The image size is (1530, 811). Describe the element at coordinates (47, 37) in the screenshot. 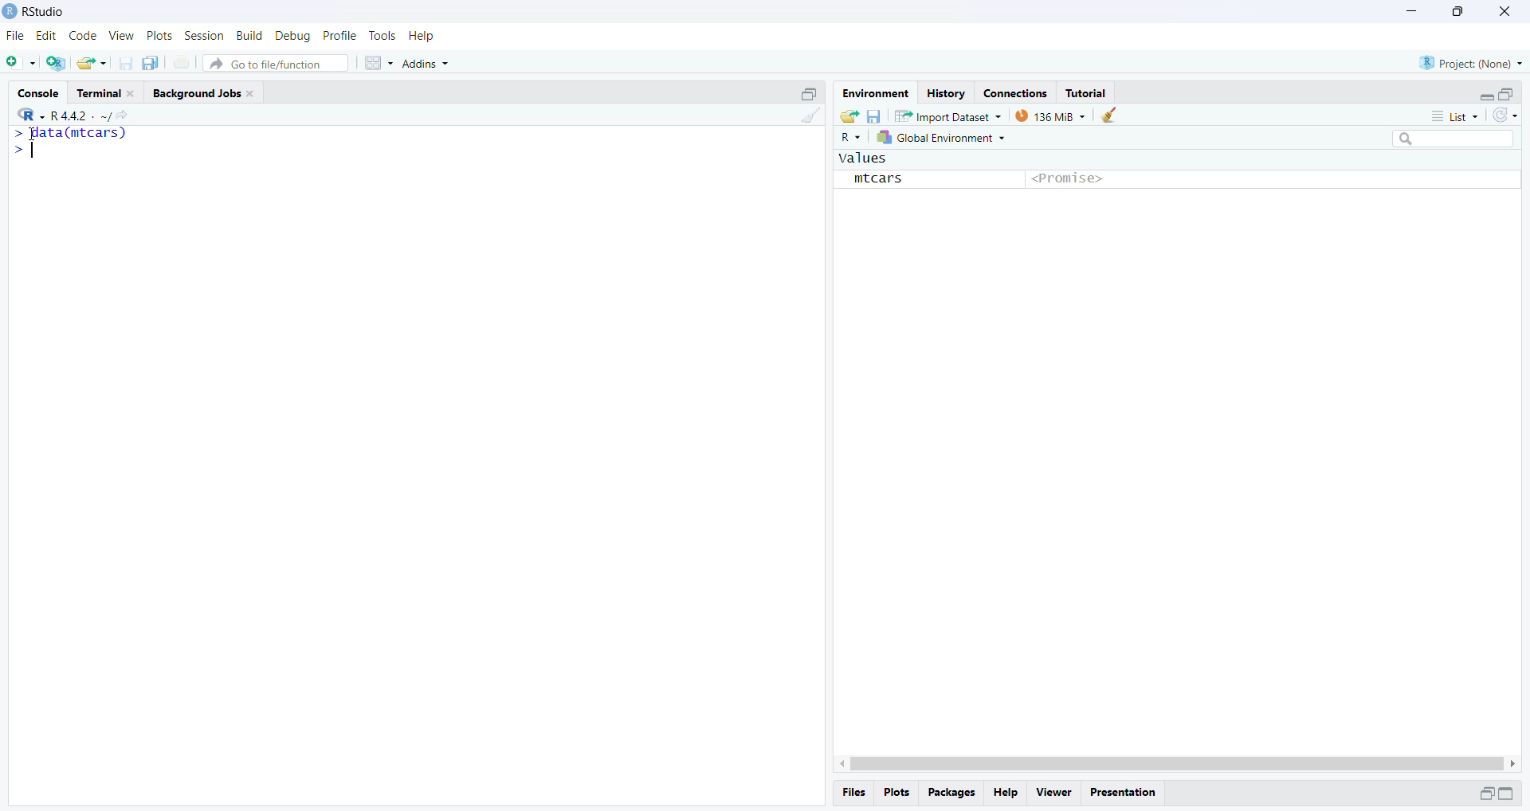

I see `Edit` at that location.